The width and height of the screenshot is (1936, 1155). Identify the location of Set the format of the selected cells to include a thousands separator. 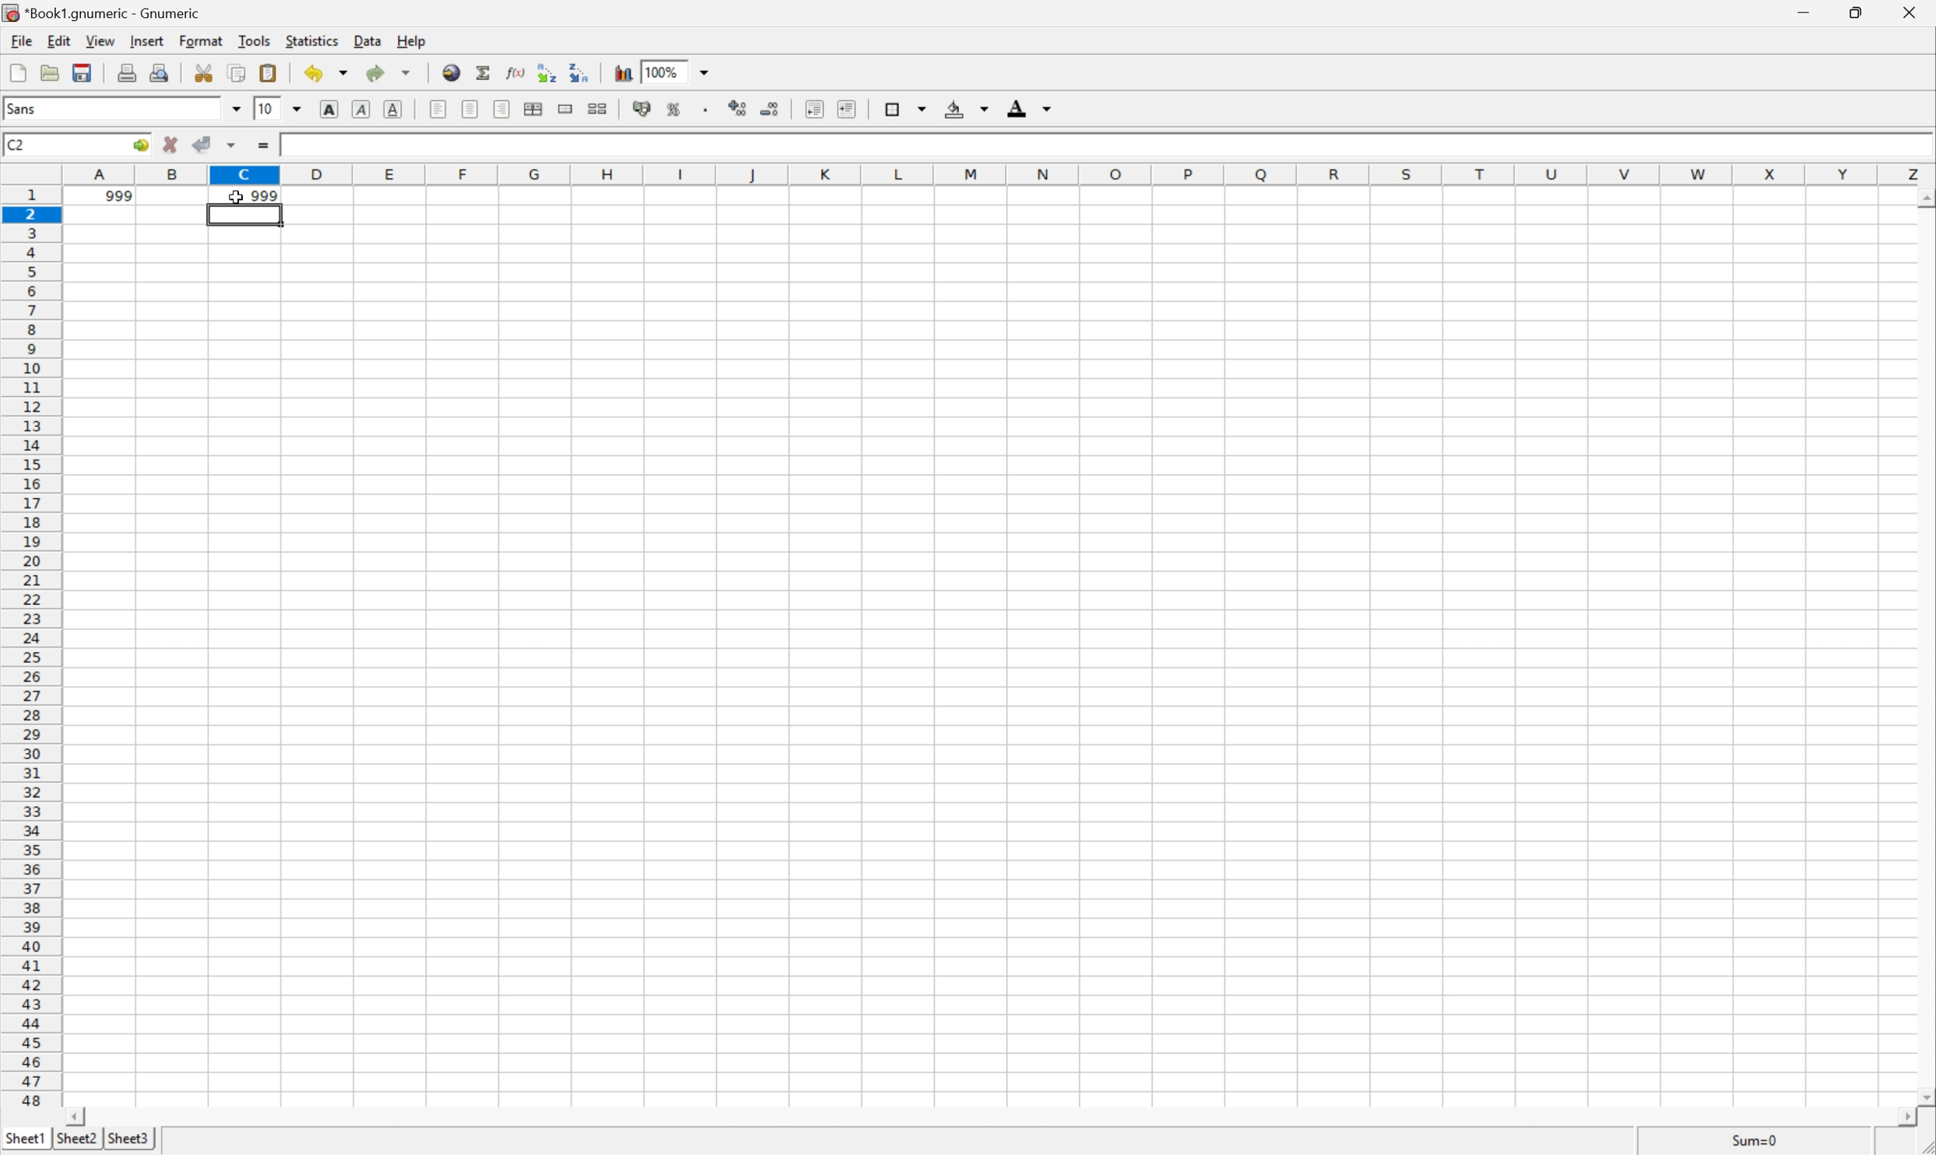
(707, 109).